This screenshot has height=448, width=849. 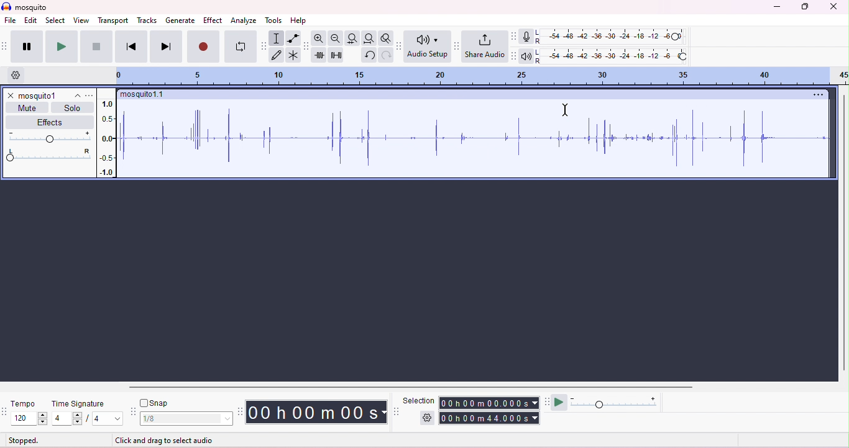 What do you see at coordinates (6, 410) in the screenshot?
I see `tempo tool bar` at bounding box center [6, 410].